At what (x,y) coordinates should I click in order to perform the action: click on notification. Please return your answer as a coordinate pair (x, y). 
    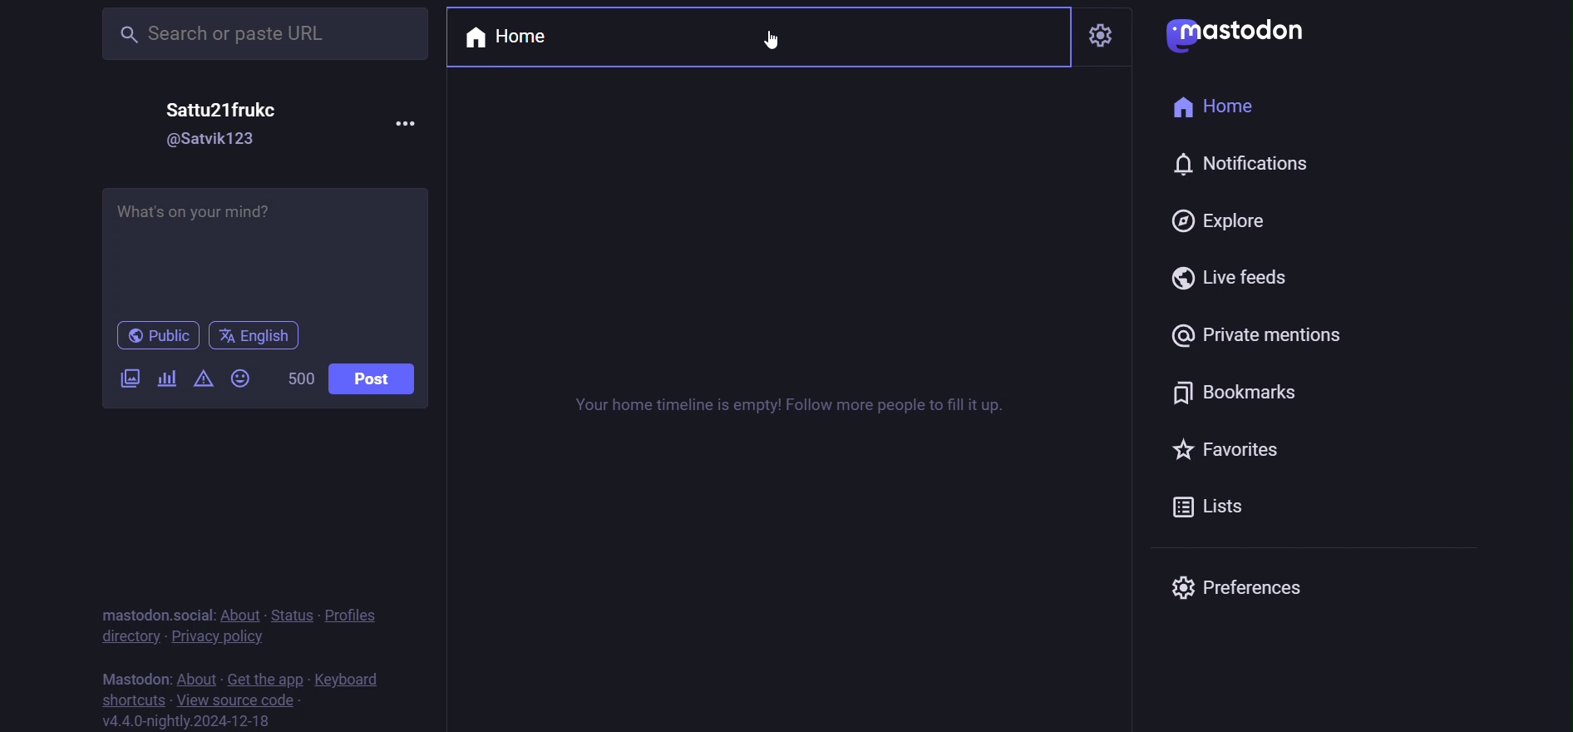
    Looking at the image, I should click on (1240, 167).